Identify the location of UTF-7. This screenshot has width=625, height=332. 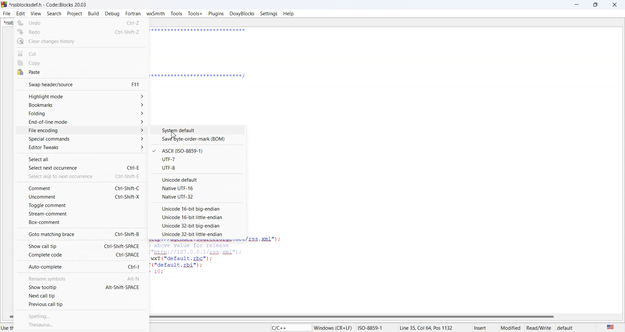
(198, 159).